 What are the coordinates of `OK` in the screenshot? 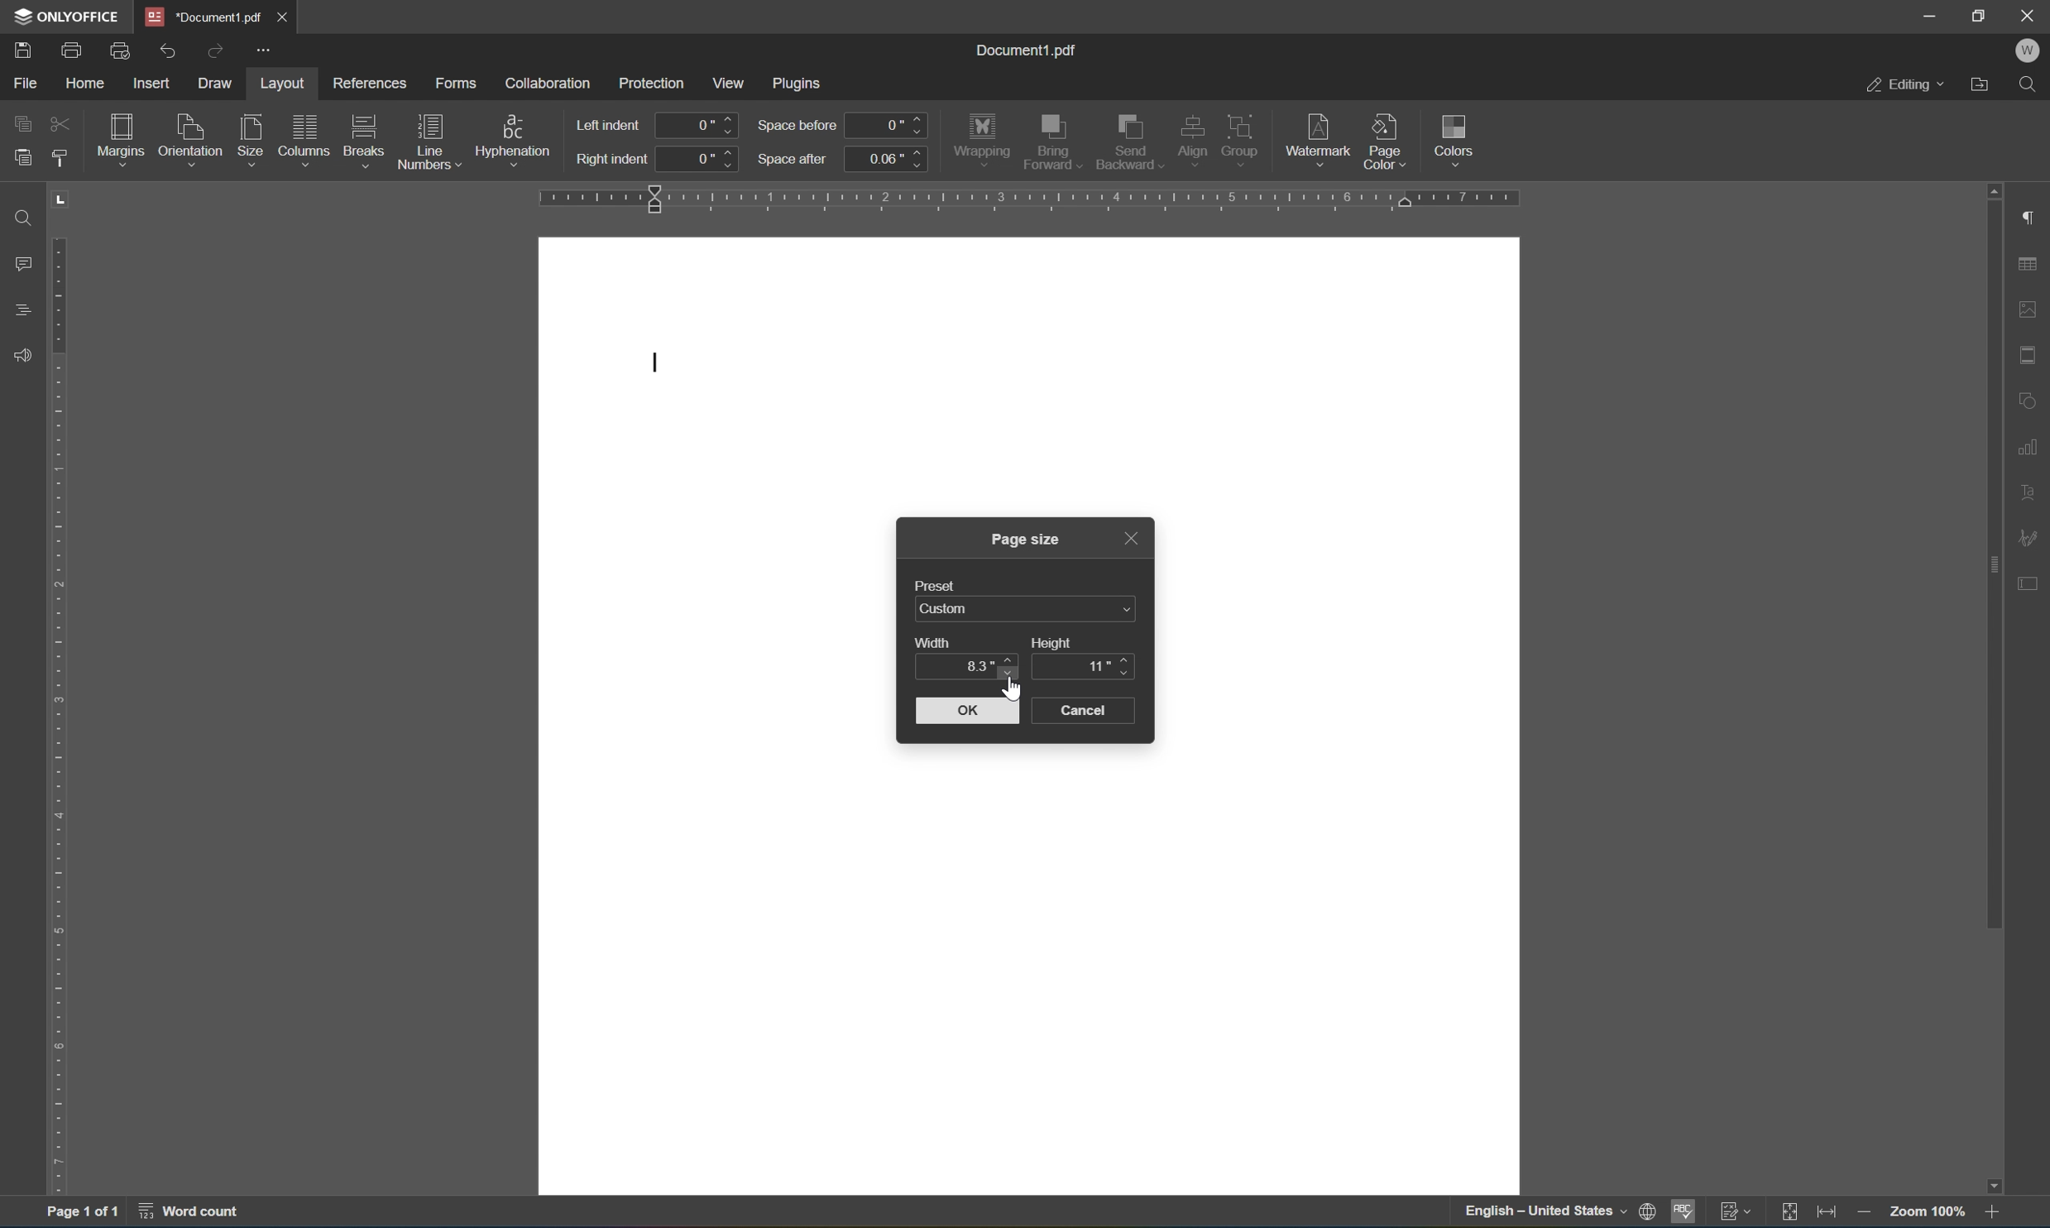 It's located at (970, 711).